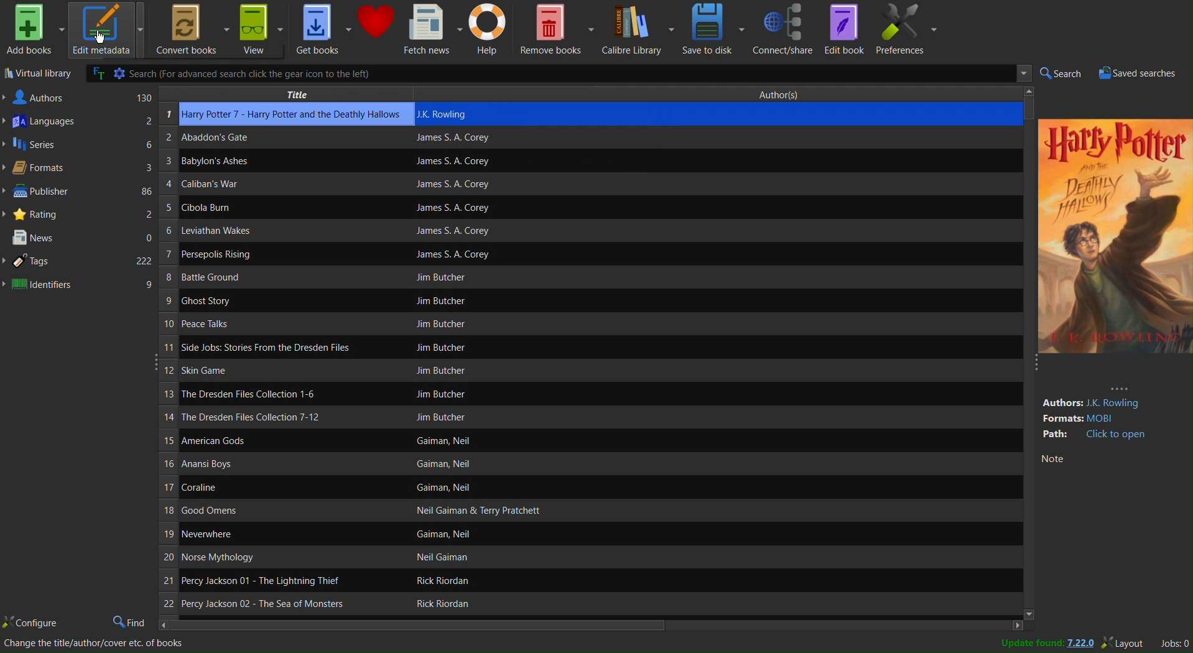 The image size is (1193, 653). I want to click on Title, so click(288, 94).